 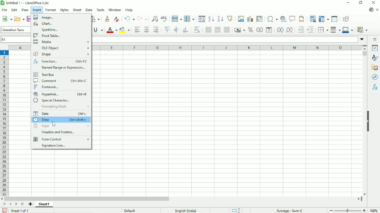 What do you see at coordinates (241, 18) in the screenshot?
I see `Insert image` at bounding box center [241, 18].